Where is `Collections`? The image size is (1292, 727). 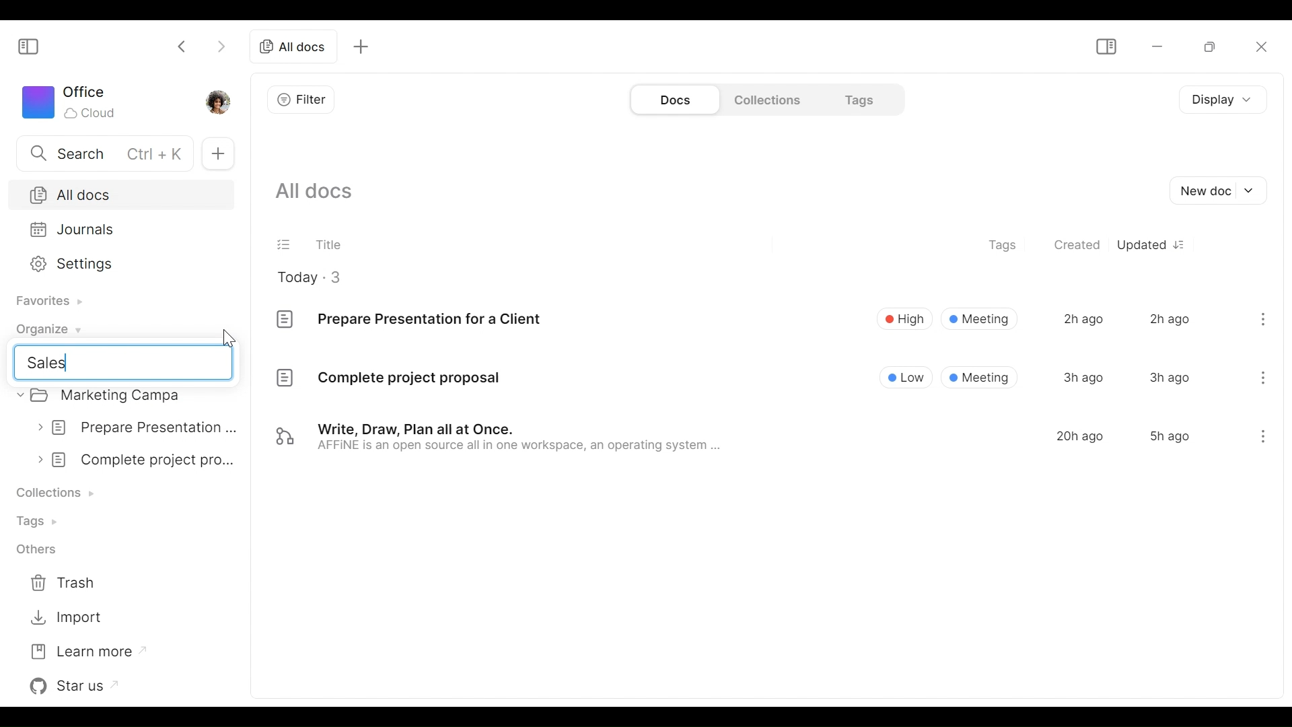
Collections is located at coordinates (766, 99).